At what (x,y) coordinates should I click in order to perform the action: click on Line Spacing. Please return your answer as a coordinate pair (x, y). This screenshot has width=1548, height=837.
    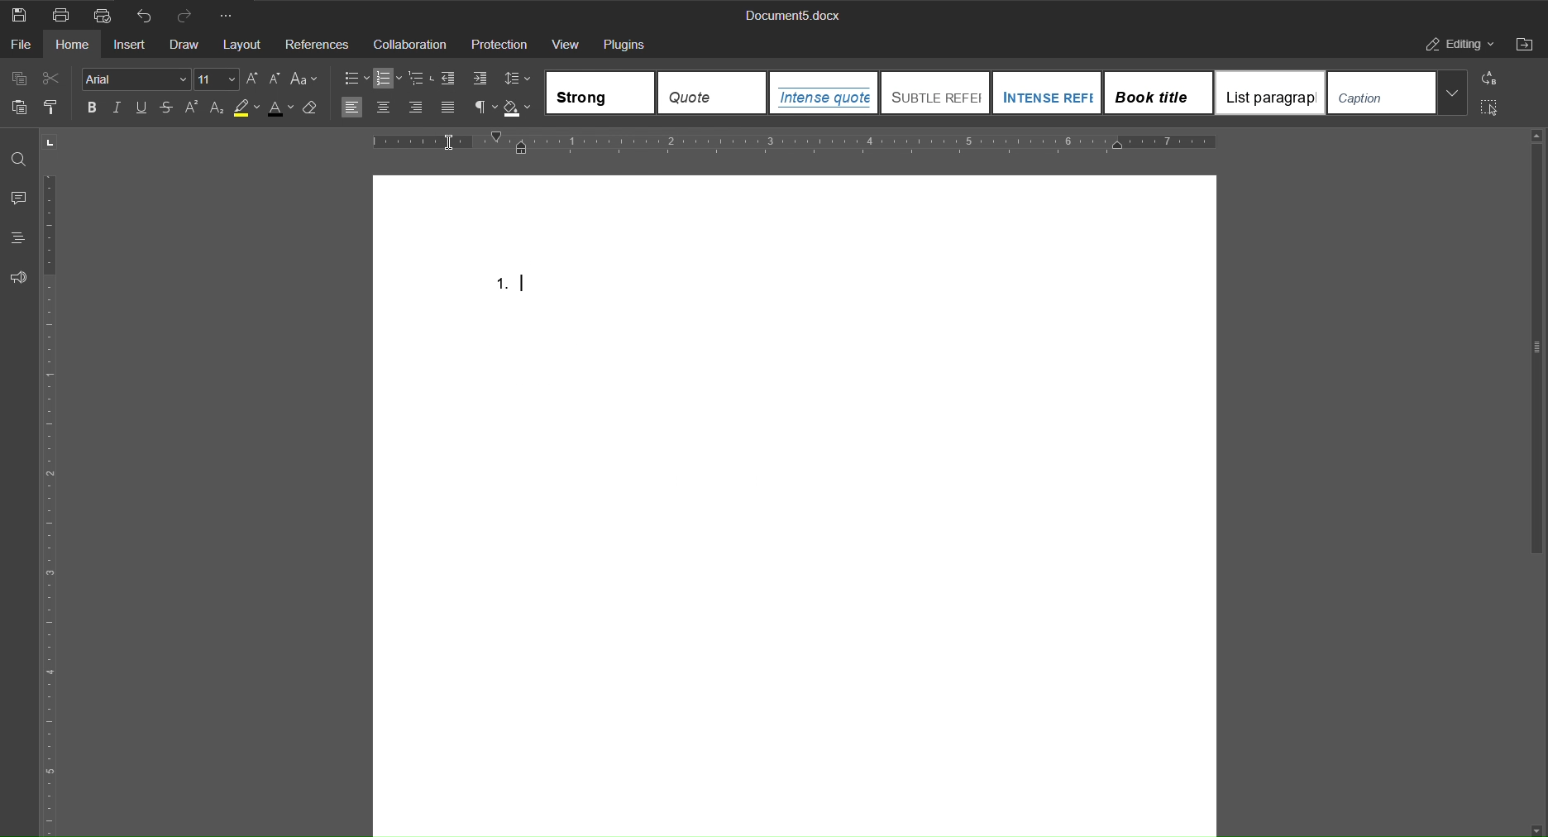
    Looking at the image, I should click on (515, 79).